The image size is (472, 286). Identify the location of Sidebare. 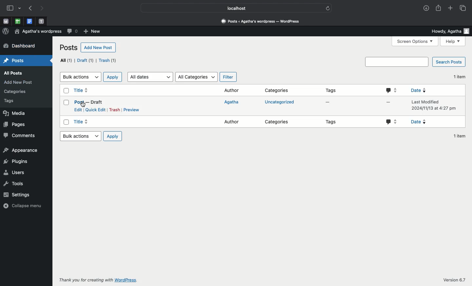
(10, 9).